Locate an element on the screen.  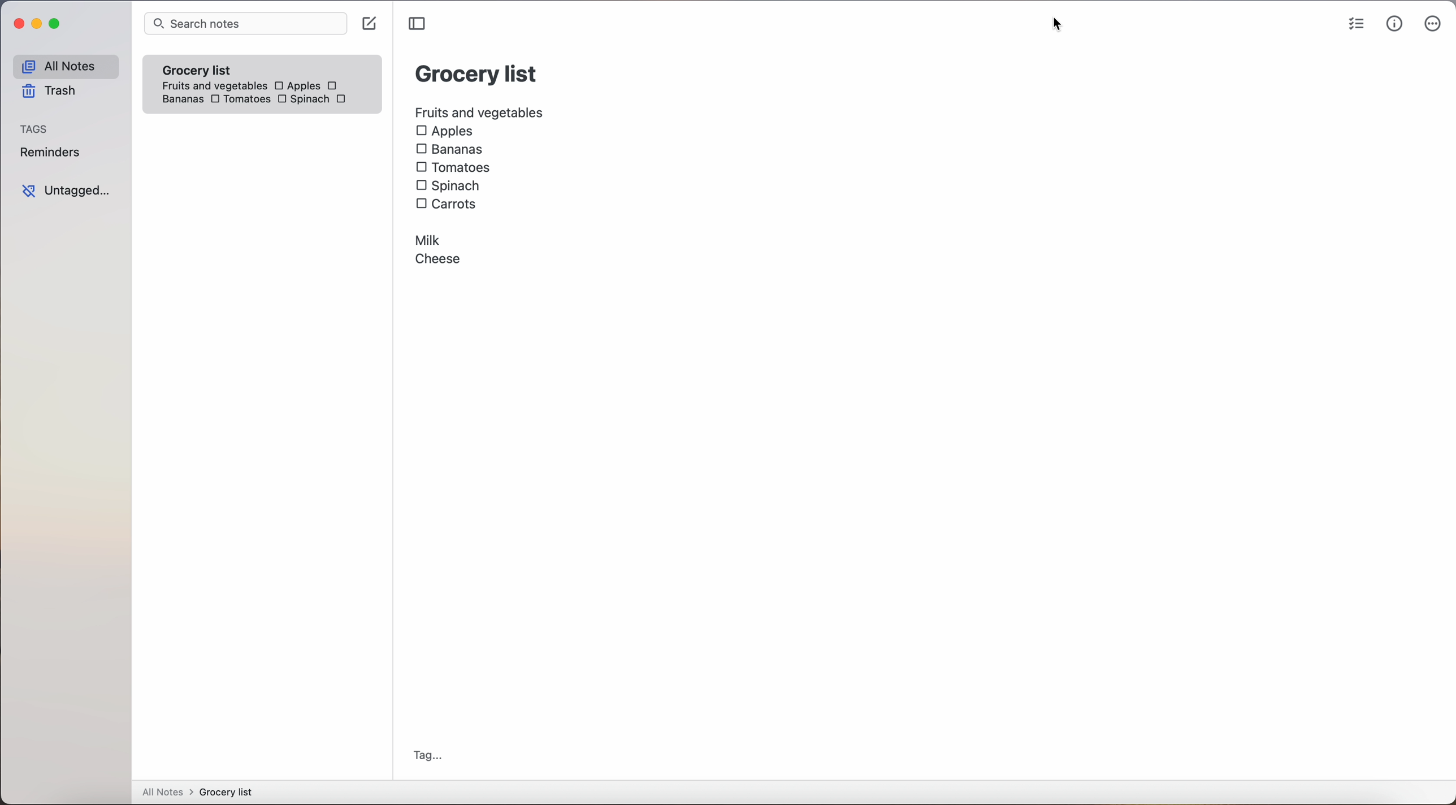
trash is located at coordinates (48, 93).